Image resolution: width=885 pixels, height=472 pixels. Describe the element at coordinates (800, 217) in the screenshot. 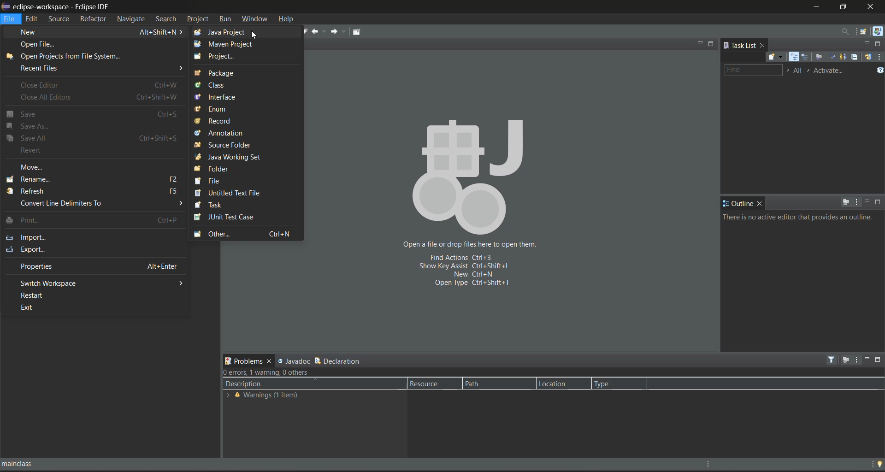

I see `info` at that location.